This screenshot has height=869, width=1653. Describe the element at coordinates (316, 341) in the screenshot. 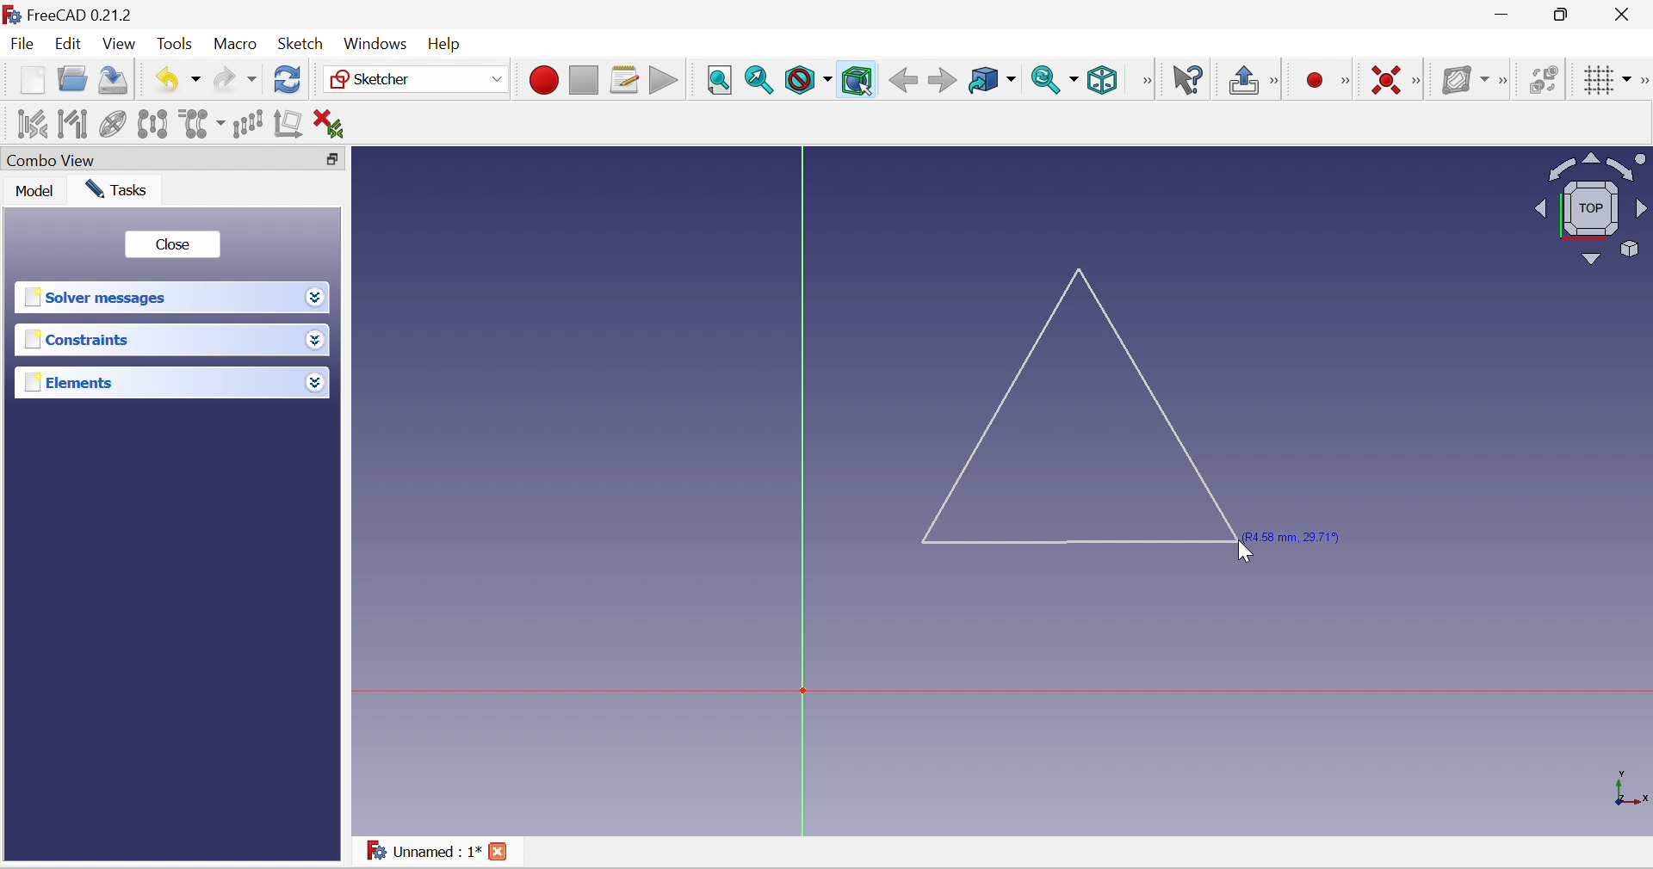

I see `Drop down` at that location.